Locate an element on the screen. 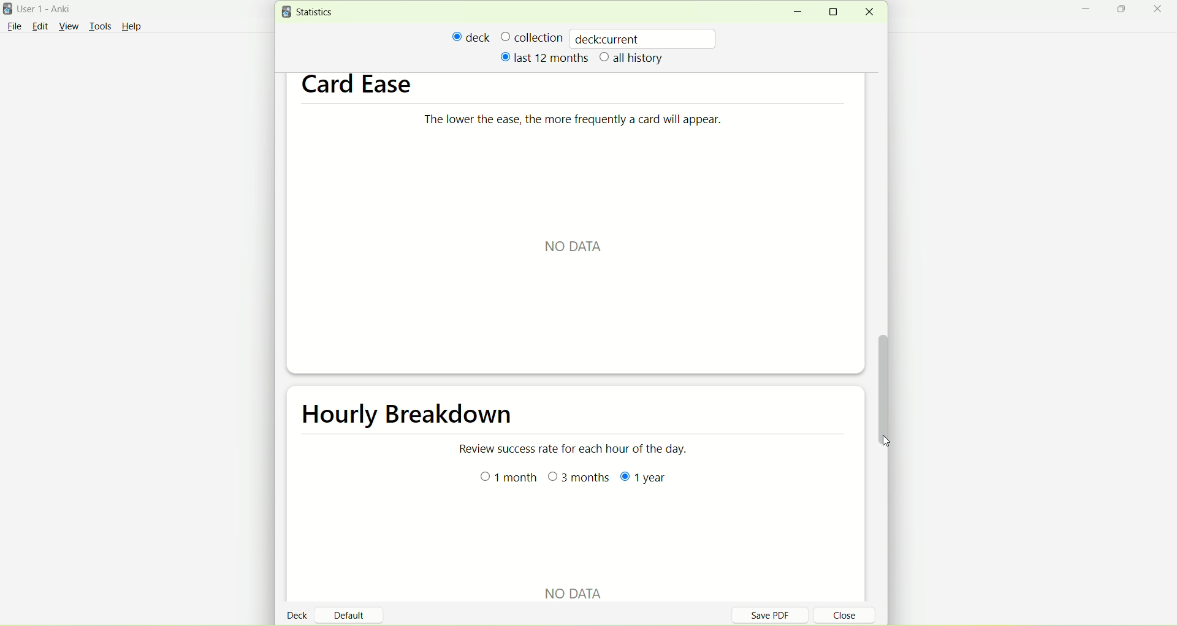  minimize is located at coordinates (1089, 10).